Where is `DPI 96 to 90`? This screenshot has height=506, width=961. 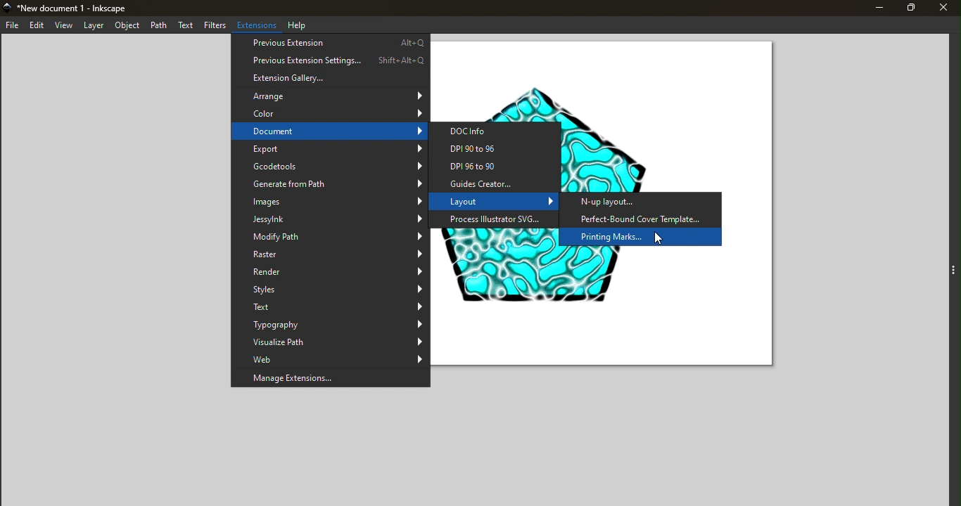
DPI 96 to 90 is located at coordinates (499, 167).